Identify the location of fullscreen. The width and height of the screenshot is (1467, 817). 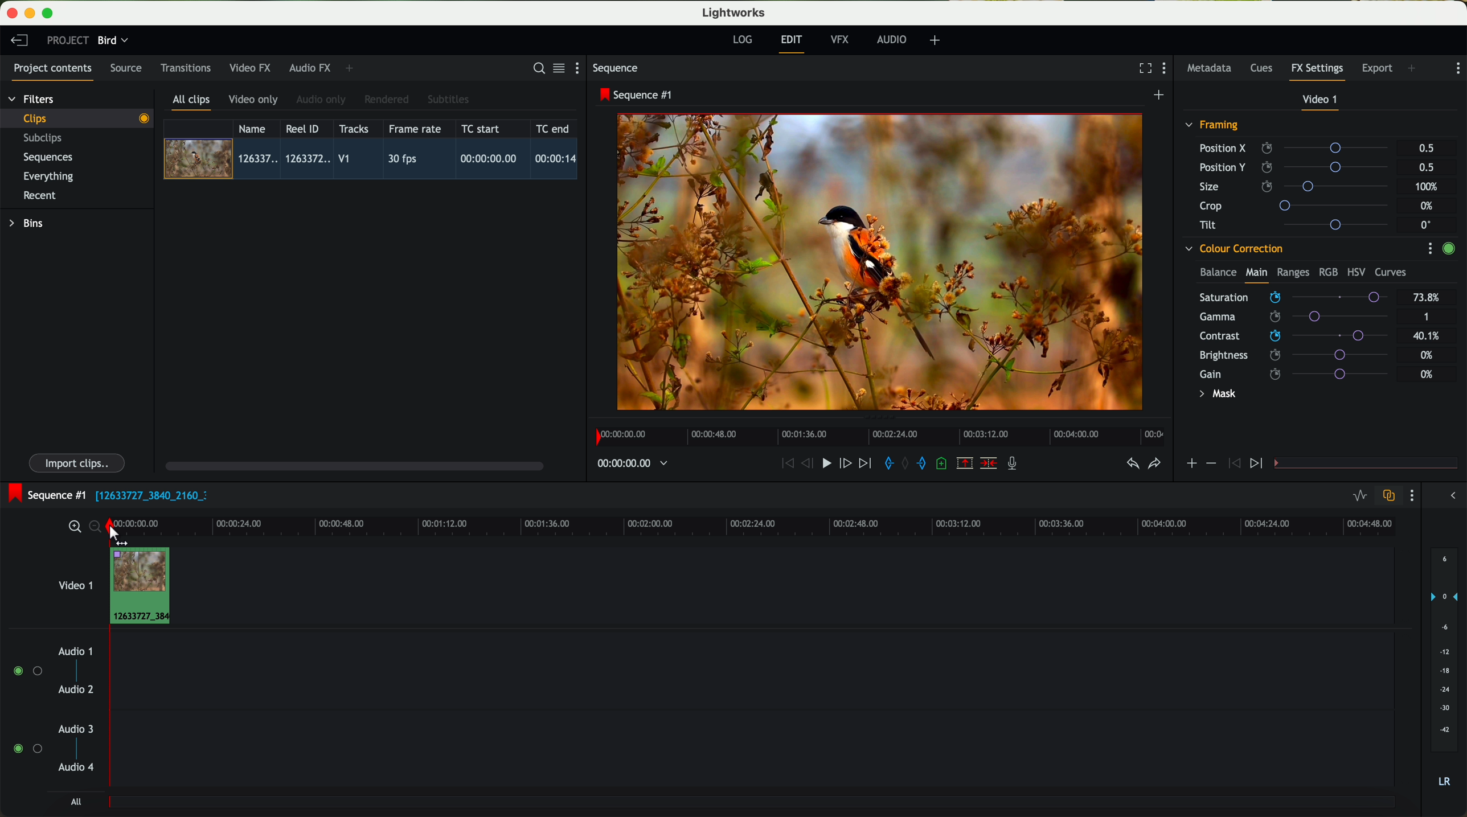
(1143, 68).